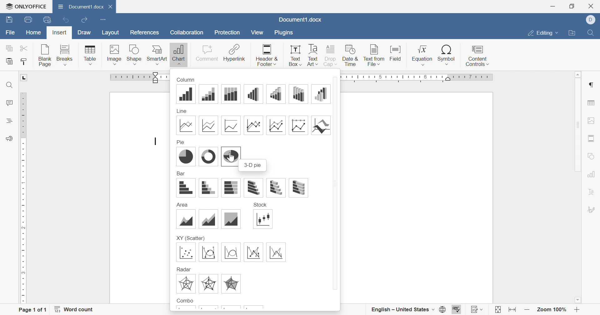  I want to click on 100% stacked lines with markers, so click(298, 125).